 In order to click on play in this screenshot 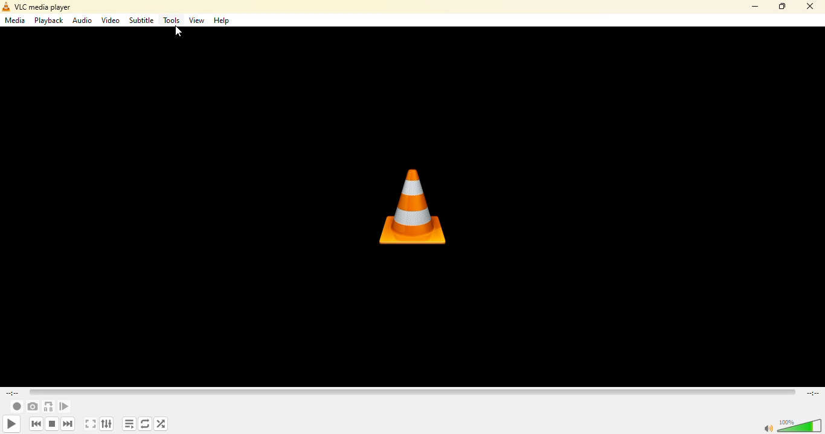, I will do `click(11, 424)`.